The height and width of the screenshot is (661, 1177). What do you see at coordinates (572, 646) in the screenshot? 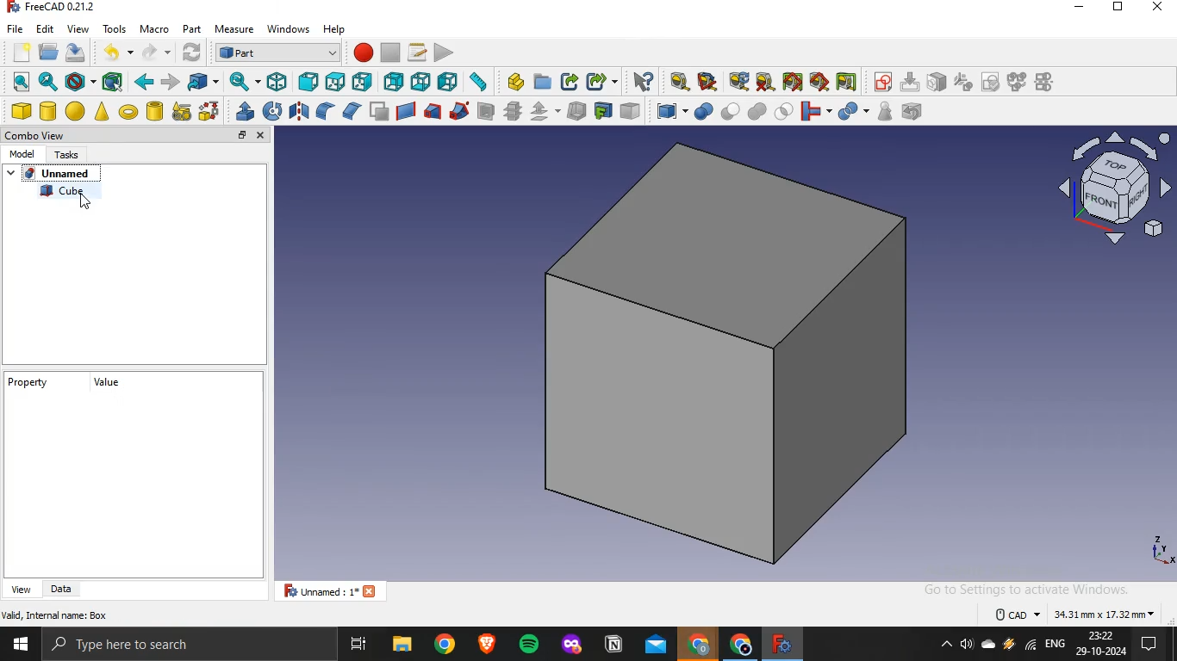
I see `mozilla firefox` at bounding box center [572, 646].